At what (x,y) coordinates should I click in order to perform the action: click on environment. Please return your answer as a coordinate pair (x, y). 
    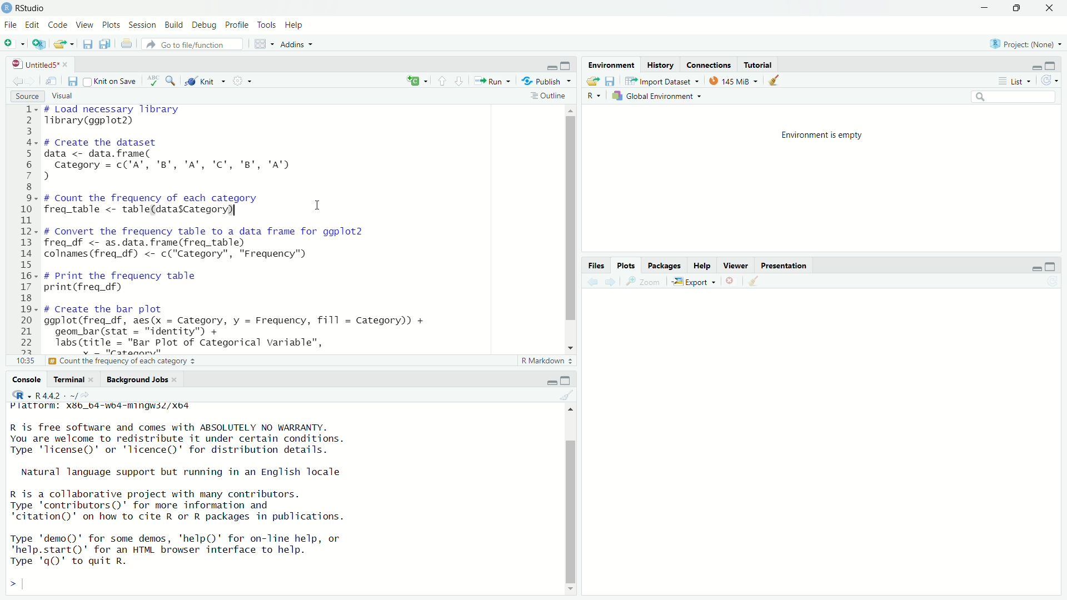
    Looking at the image, I should click on (612, 64).